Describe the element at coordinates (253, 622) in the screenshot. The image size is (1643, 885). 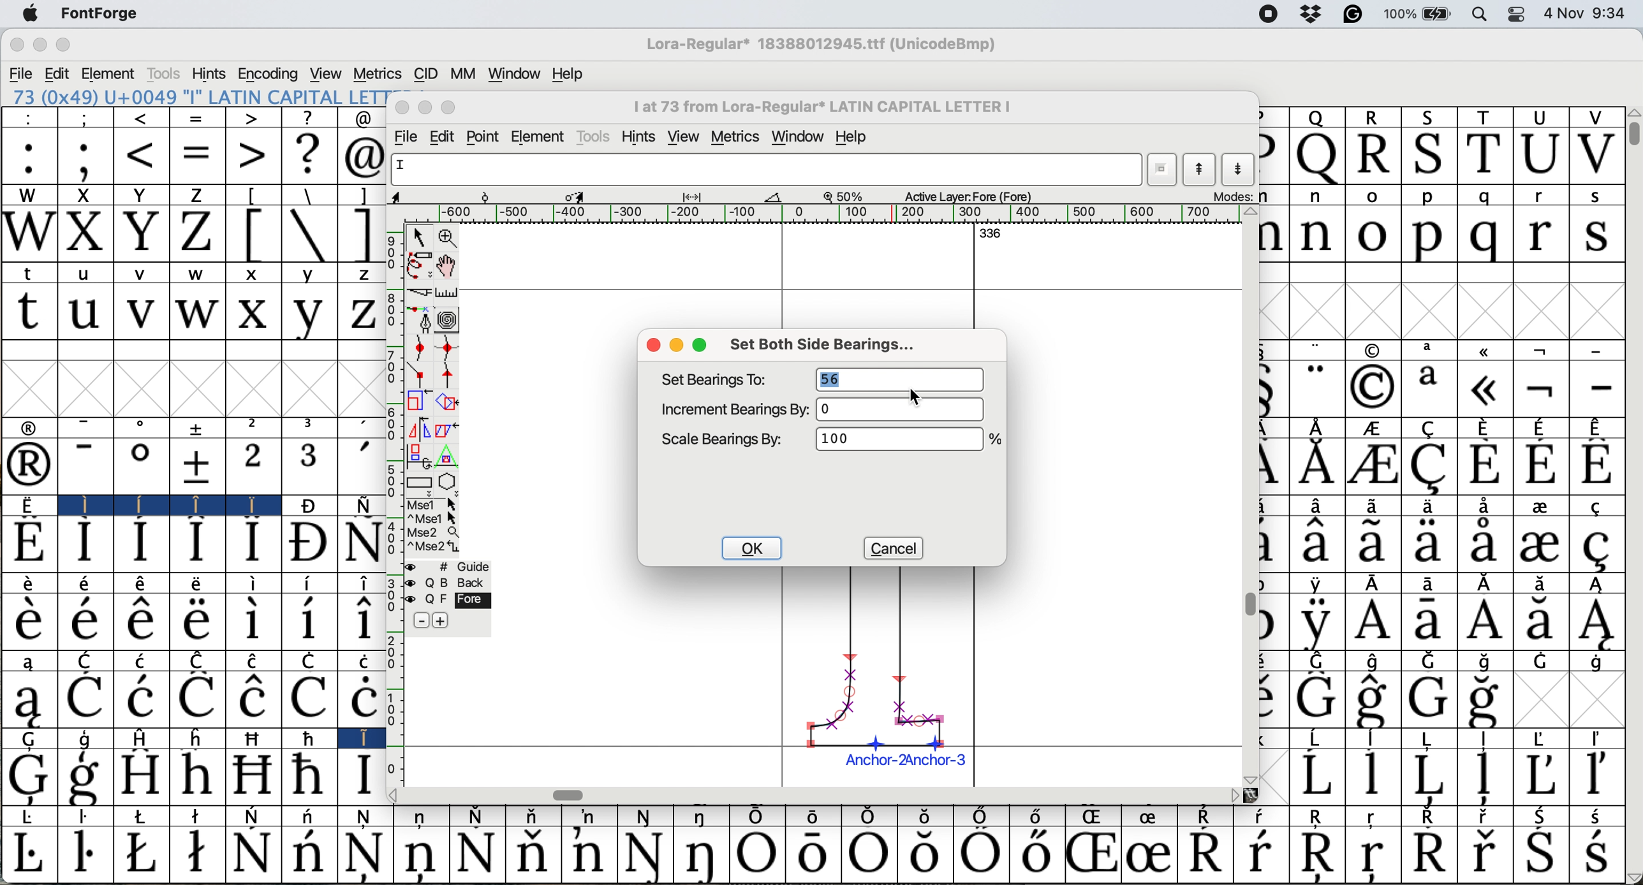
I see `Symbol` at that location.